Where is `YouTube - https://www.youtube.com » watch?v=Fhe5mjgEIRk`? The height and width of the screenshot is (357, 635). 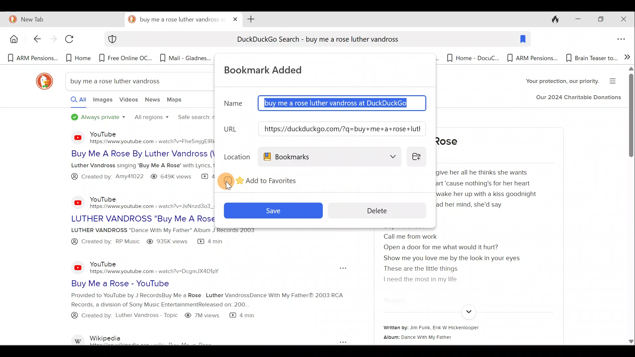
YouTube - https://www.youtube.com » watch?v=Fhe5mjgEIRk is located at coordinates (151, 137).